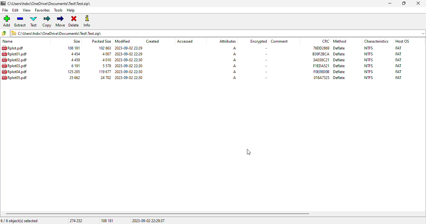 This screenshot has width=426, height=224. I want to click on FAT, so click(398, 72).